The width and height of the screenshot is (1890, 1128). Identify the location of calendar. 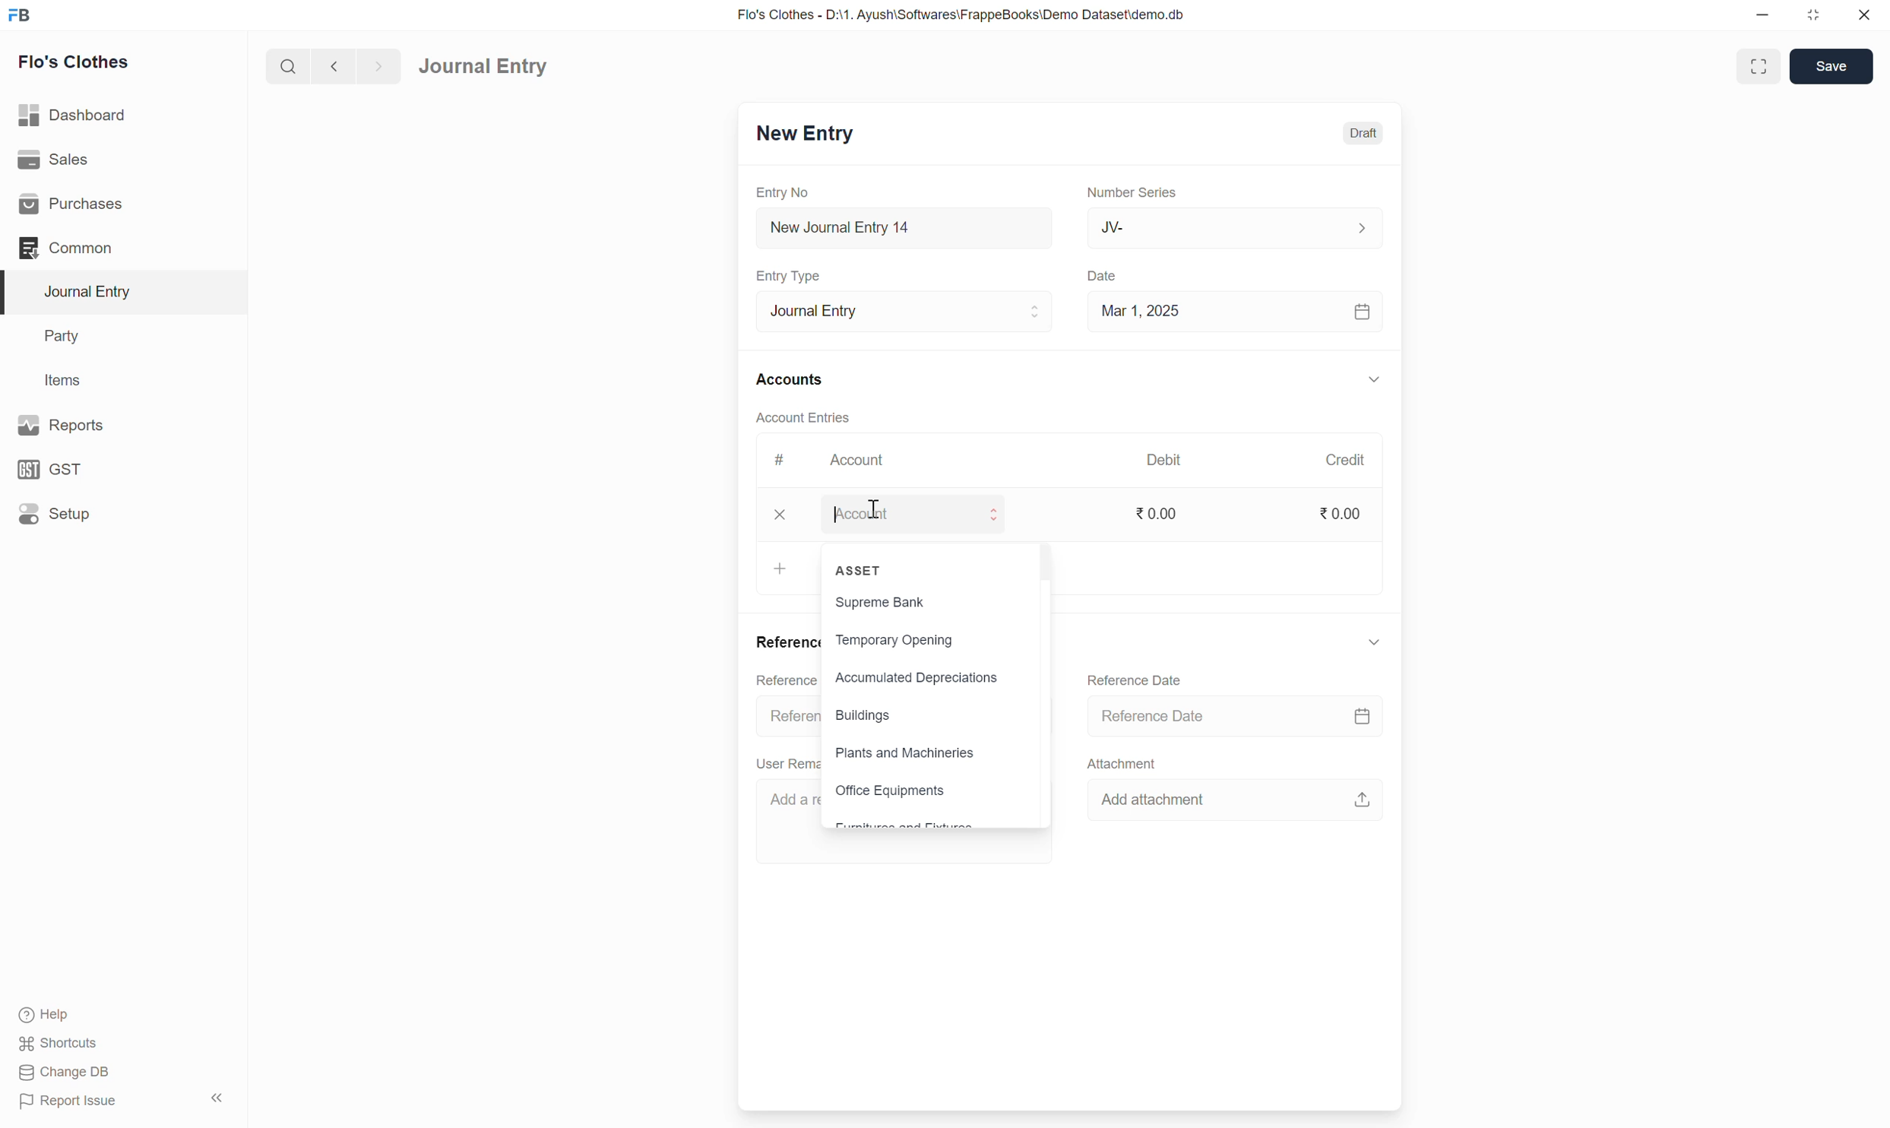
(1363, 313).